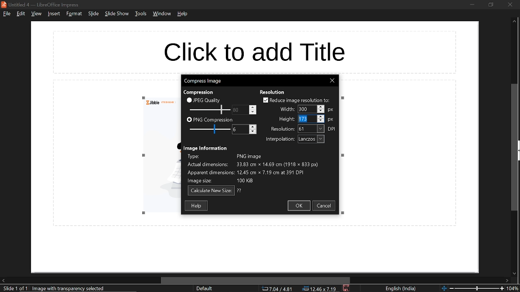 Image resolution: width=520 pixels, height=292 pixels. Describe the element at coordinates (300, 206) in the screenshot. I see `ok` at that location.